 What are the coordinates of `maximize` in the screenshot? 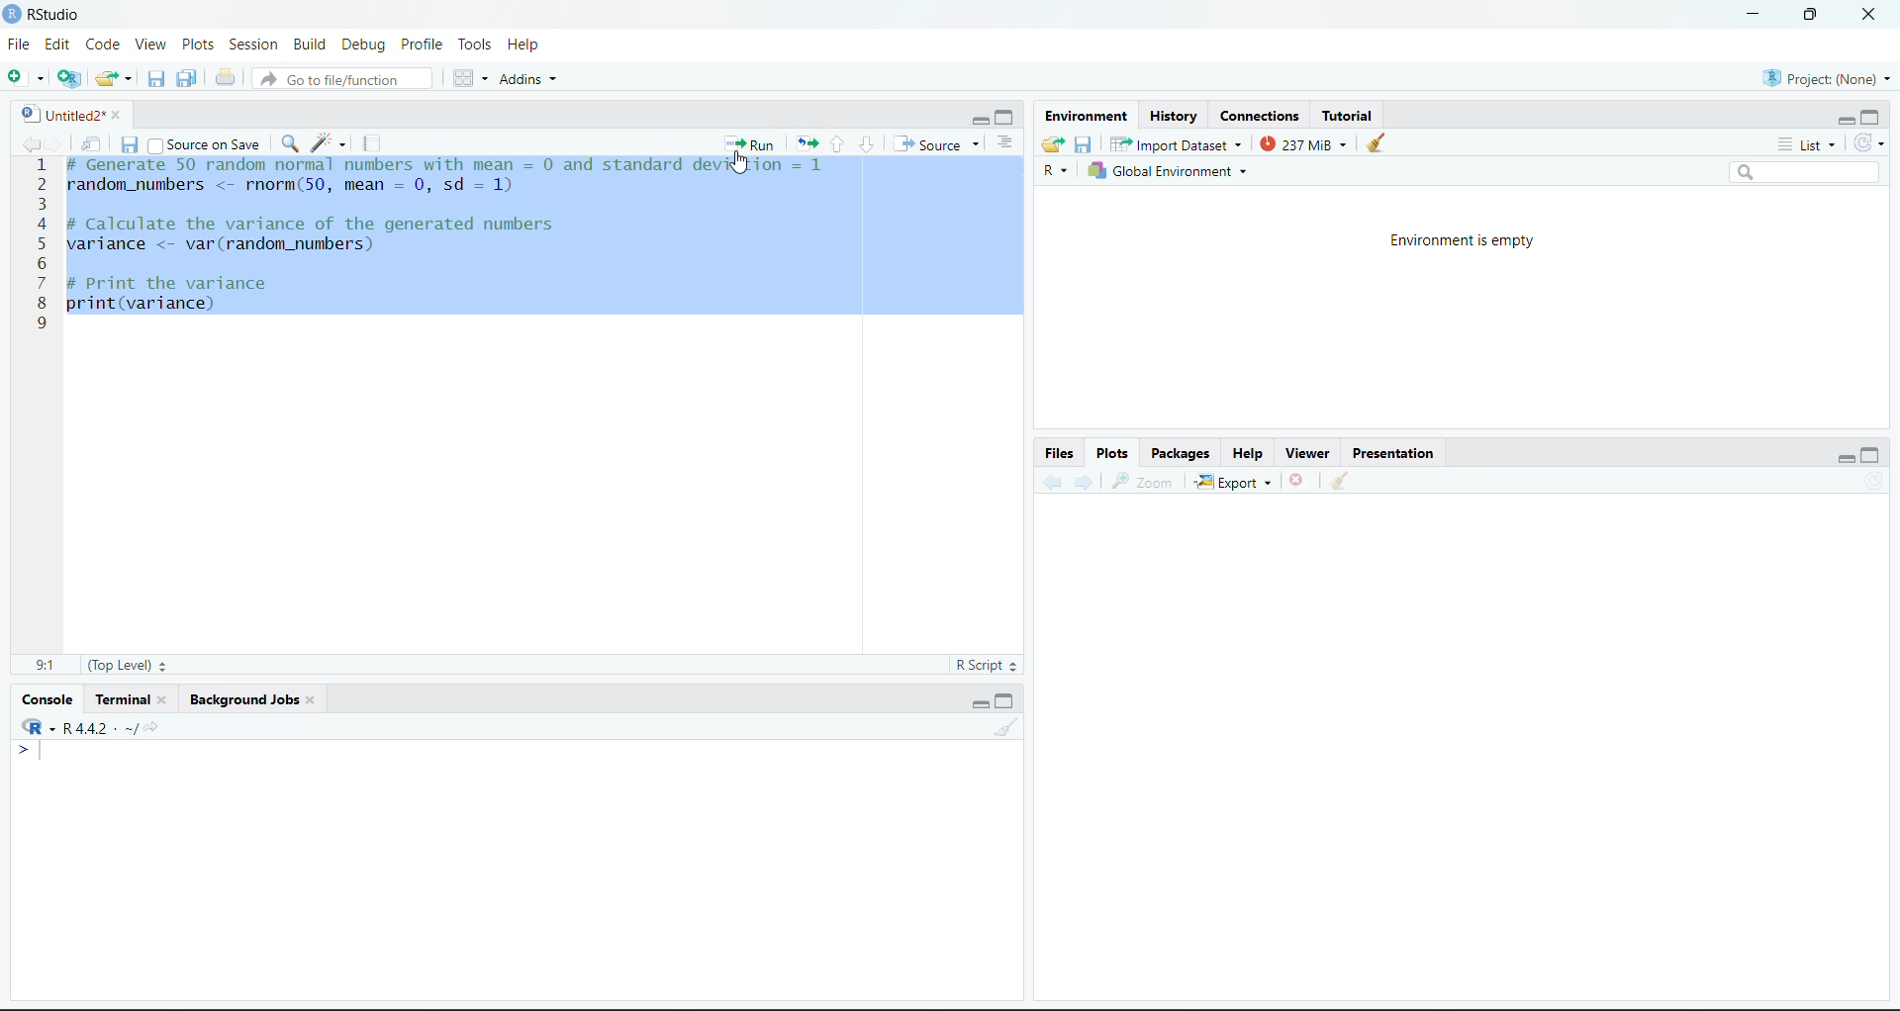 It's located at (1006, 701).